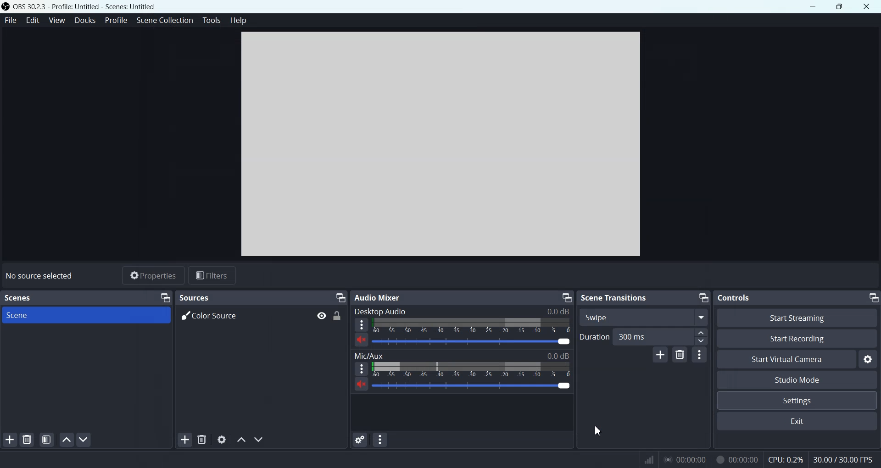 The width and height of the screenshot is (881, 468). Describe the element at coordinates (83, 440) in the screenshot. I see `Move scene down` at that location.